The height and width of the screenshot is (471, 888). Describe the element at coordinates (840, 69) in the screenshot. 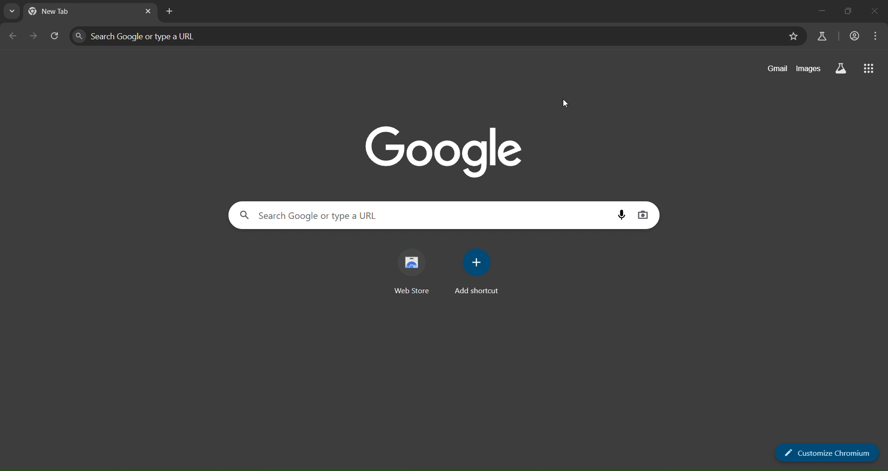

I see `search labs` at that location.